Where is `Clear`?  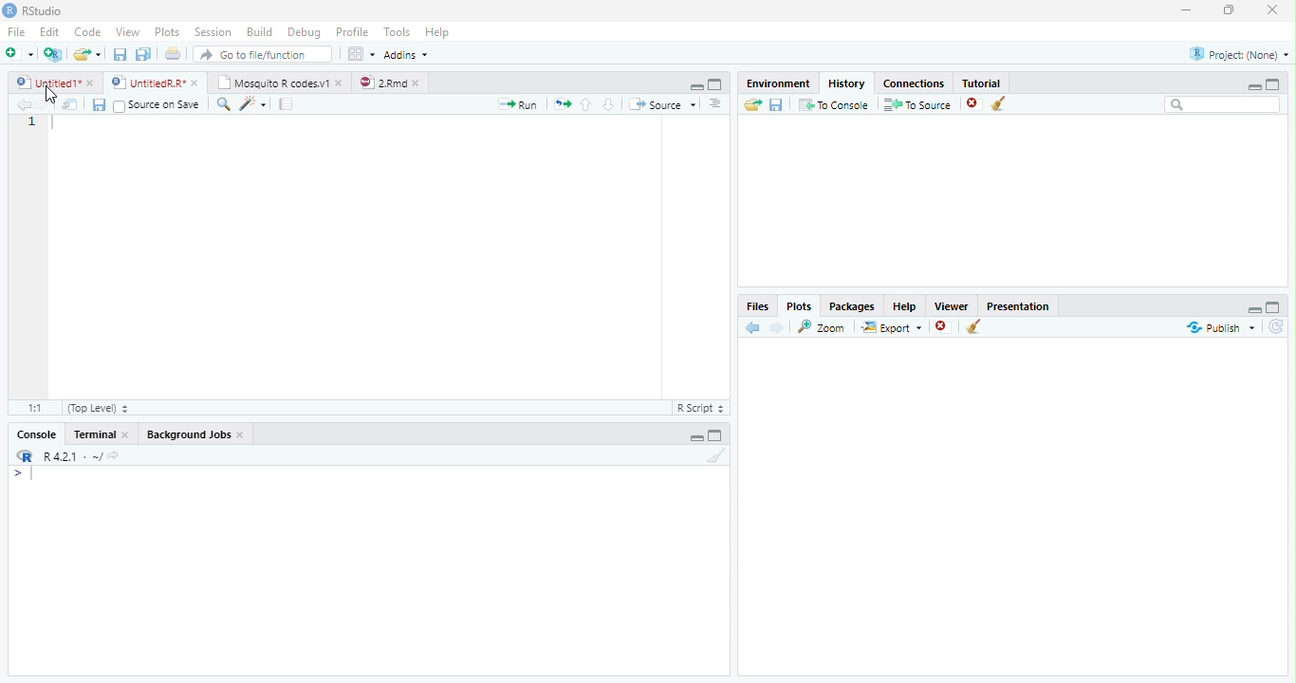 Clear is located at coordinates (999, 103).